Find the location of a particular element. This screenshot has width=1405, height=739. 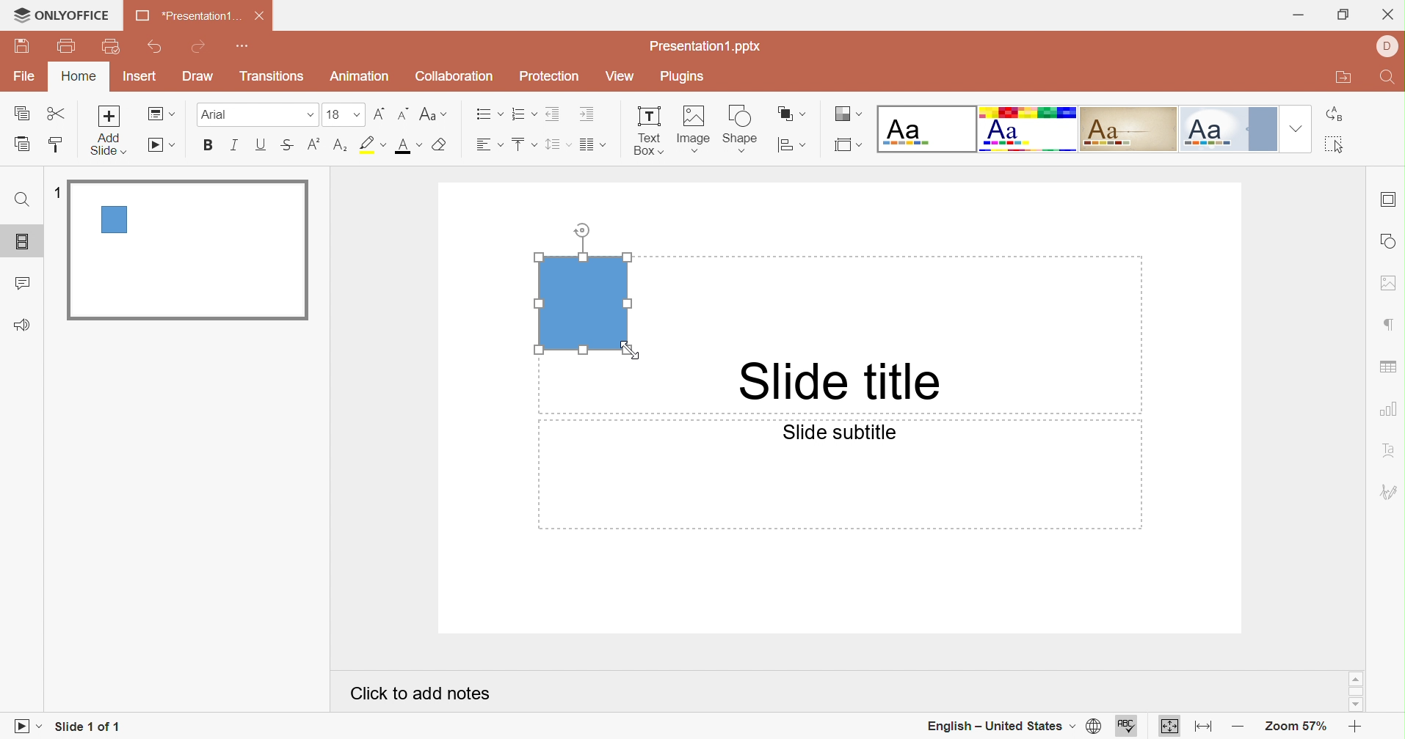

Change color theme is located at coordinates (846, 114).